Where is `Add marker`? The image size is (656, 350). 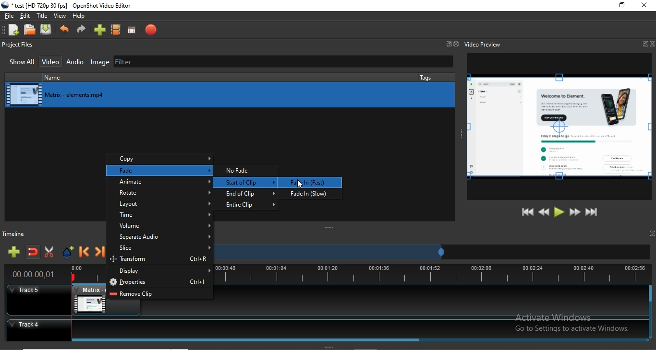 Add marker is located at coordinates (68, 254).